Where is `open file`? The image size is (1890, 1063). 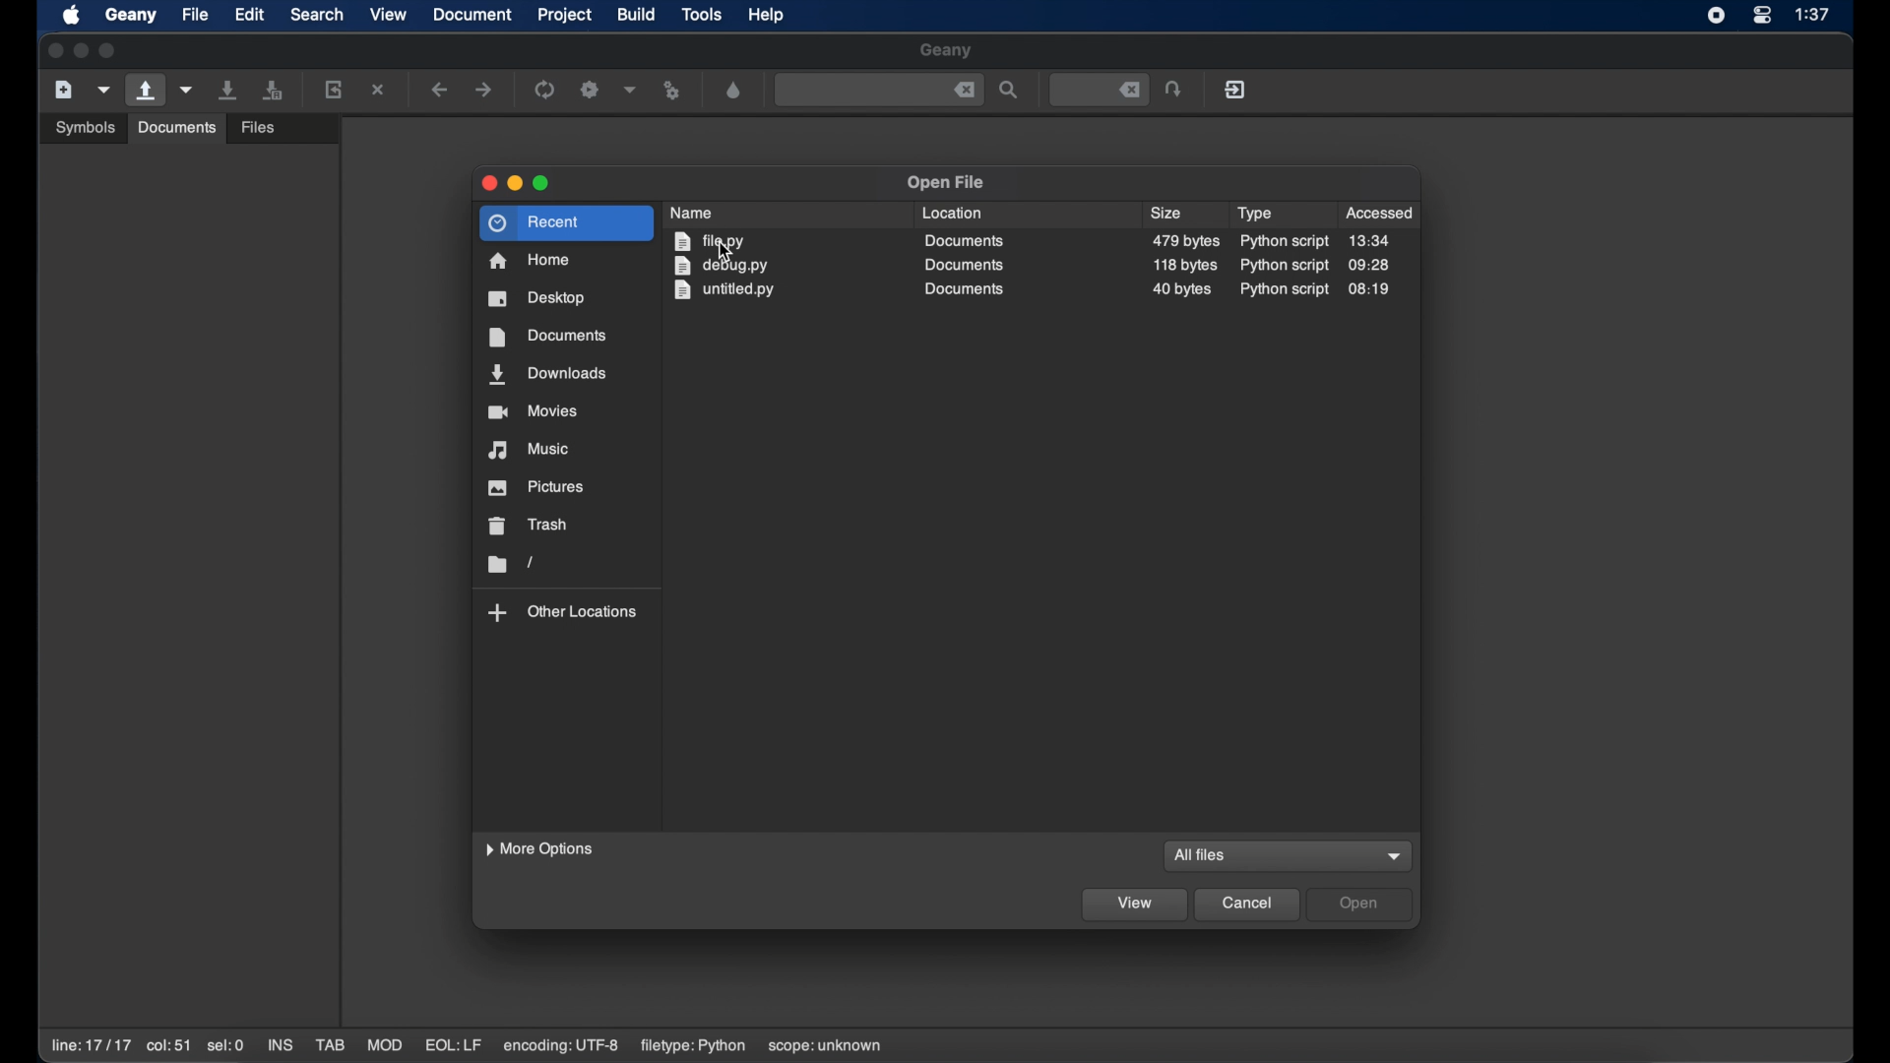
open file is located at coordinates (144, 91).